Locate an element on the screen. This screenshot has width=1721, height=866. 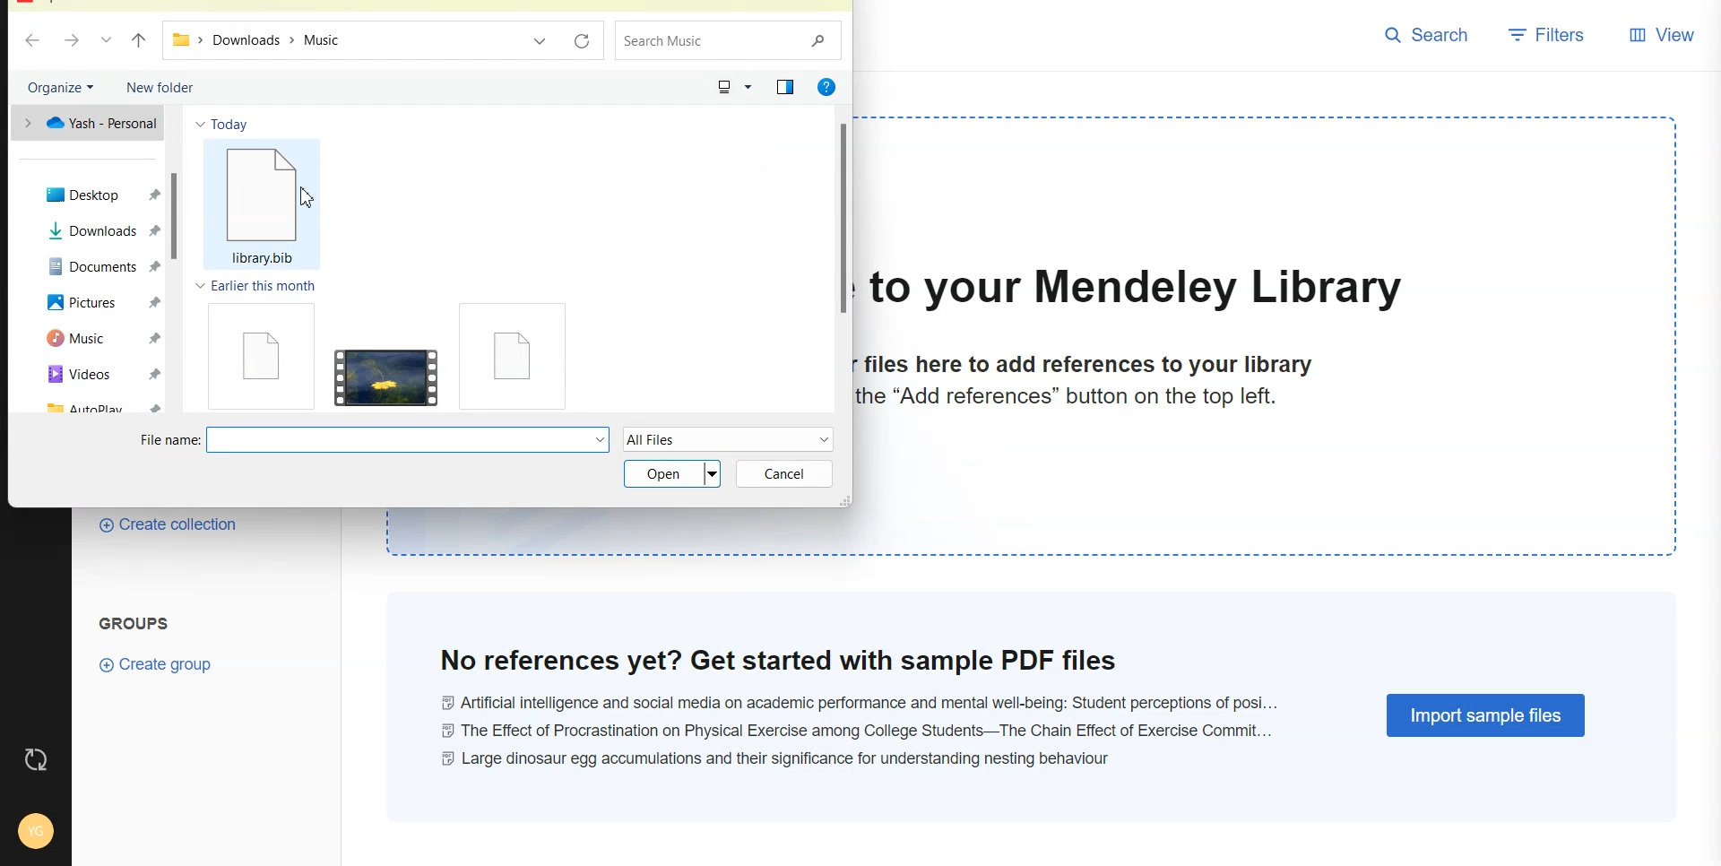
Go back is located at coordinates (32, 39).